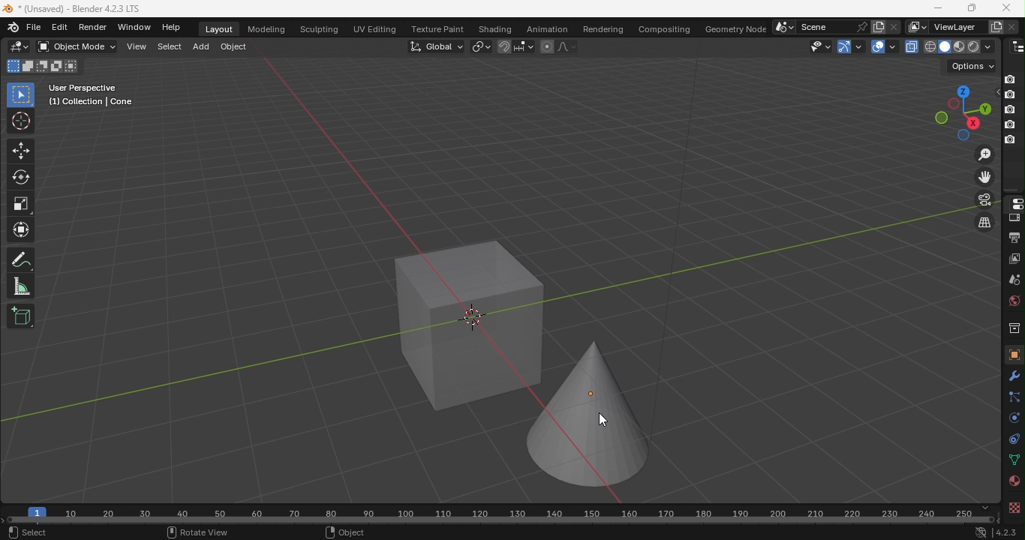  Describe the element at coordinates (502, 520) in the screenshot. I see `Horizontal scroll bar` at that location.